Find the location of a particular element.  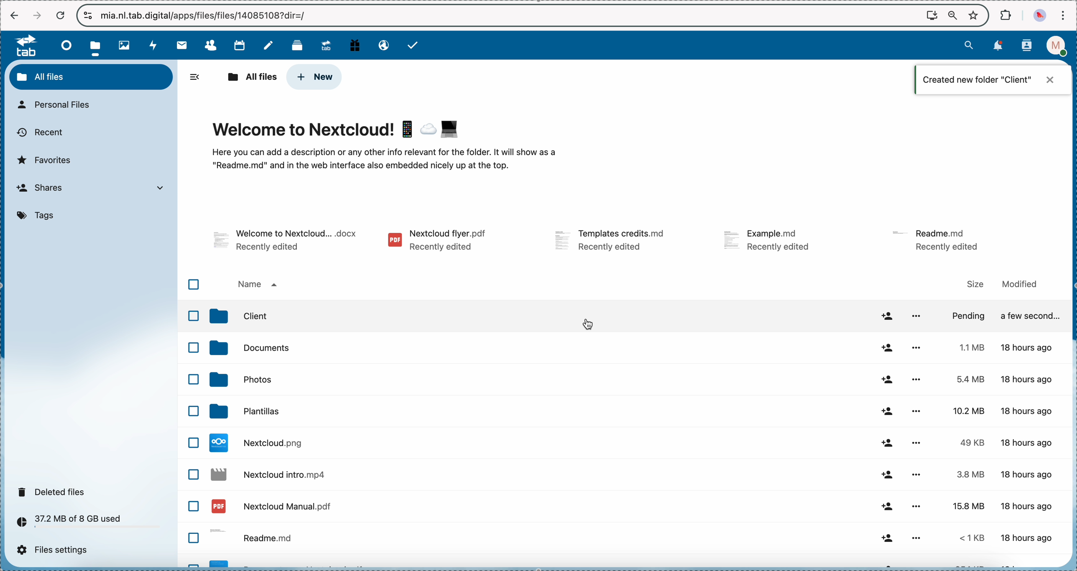

extensions is located at coordinates (1007, 14).